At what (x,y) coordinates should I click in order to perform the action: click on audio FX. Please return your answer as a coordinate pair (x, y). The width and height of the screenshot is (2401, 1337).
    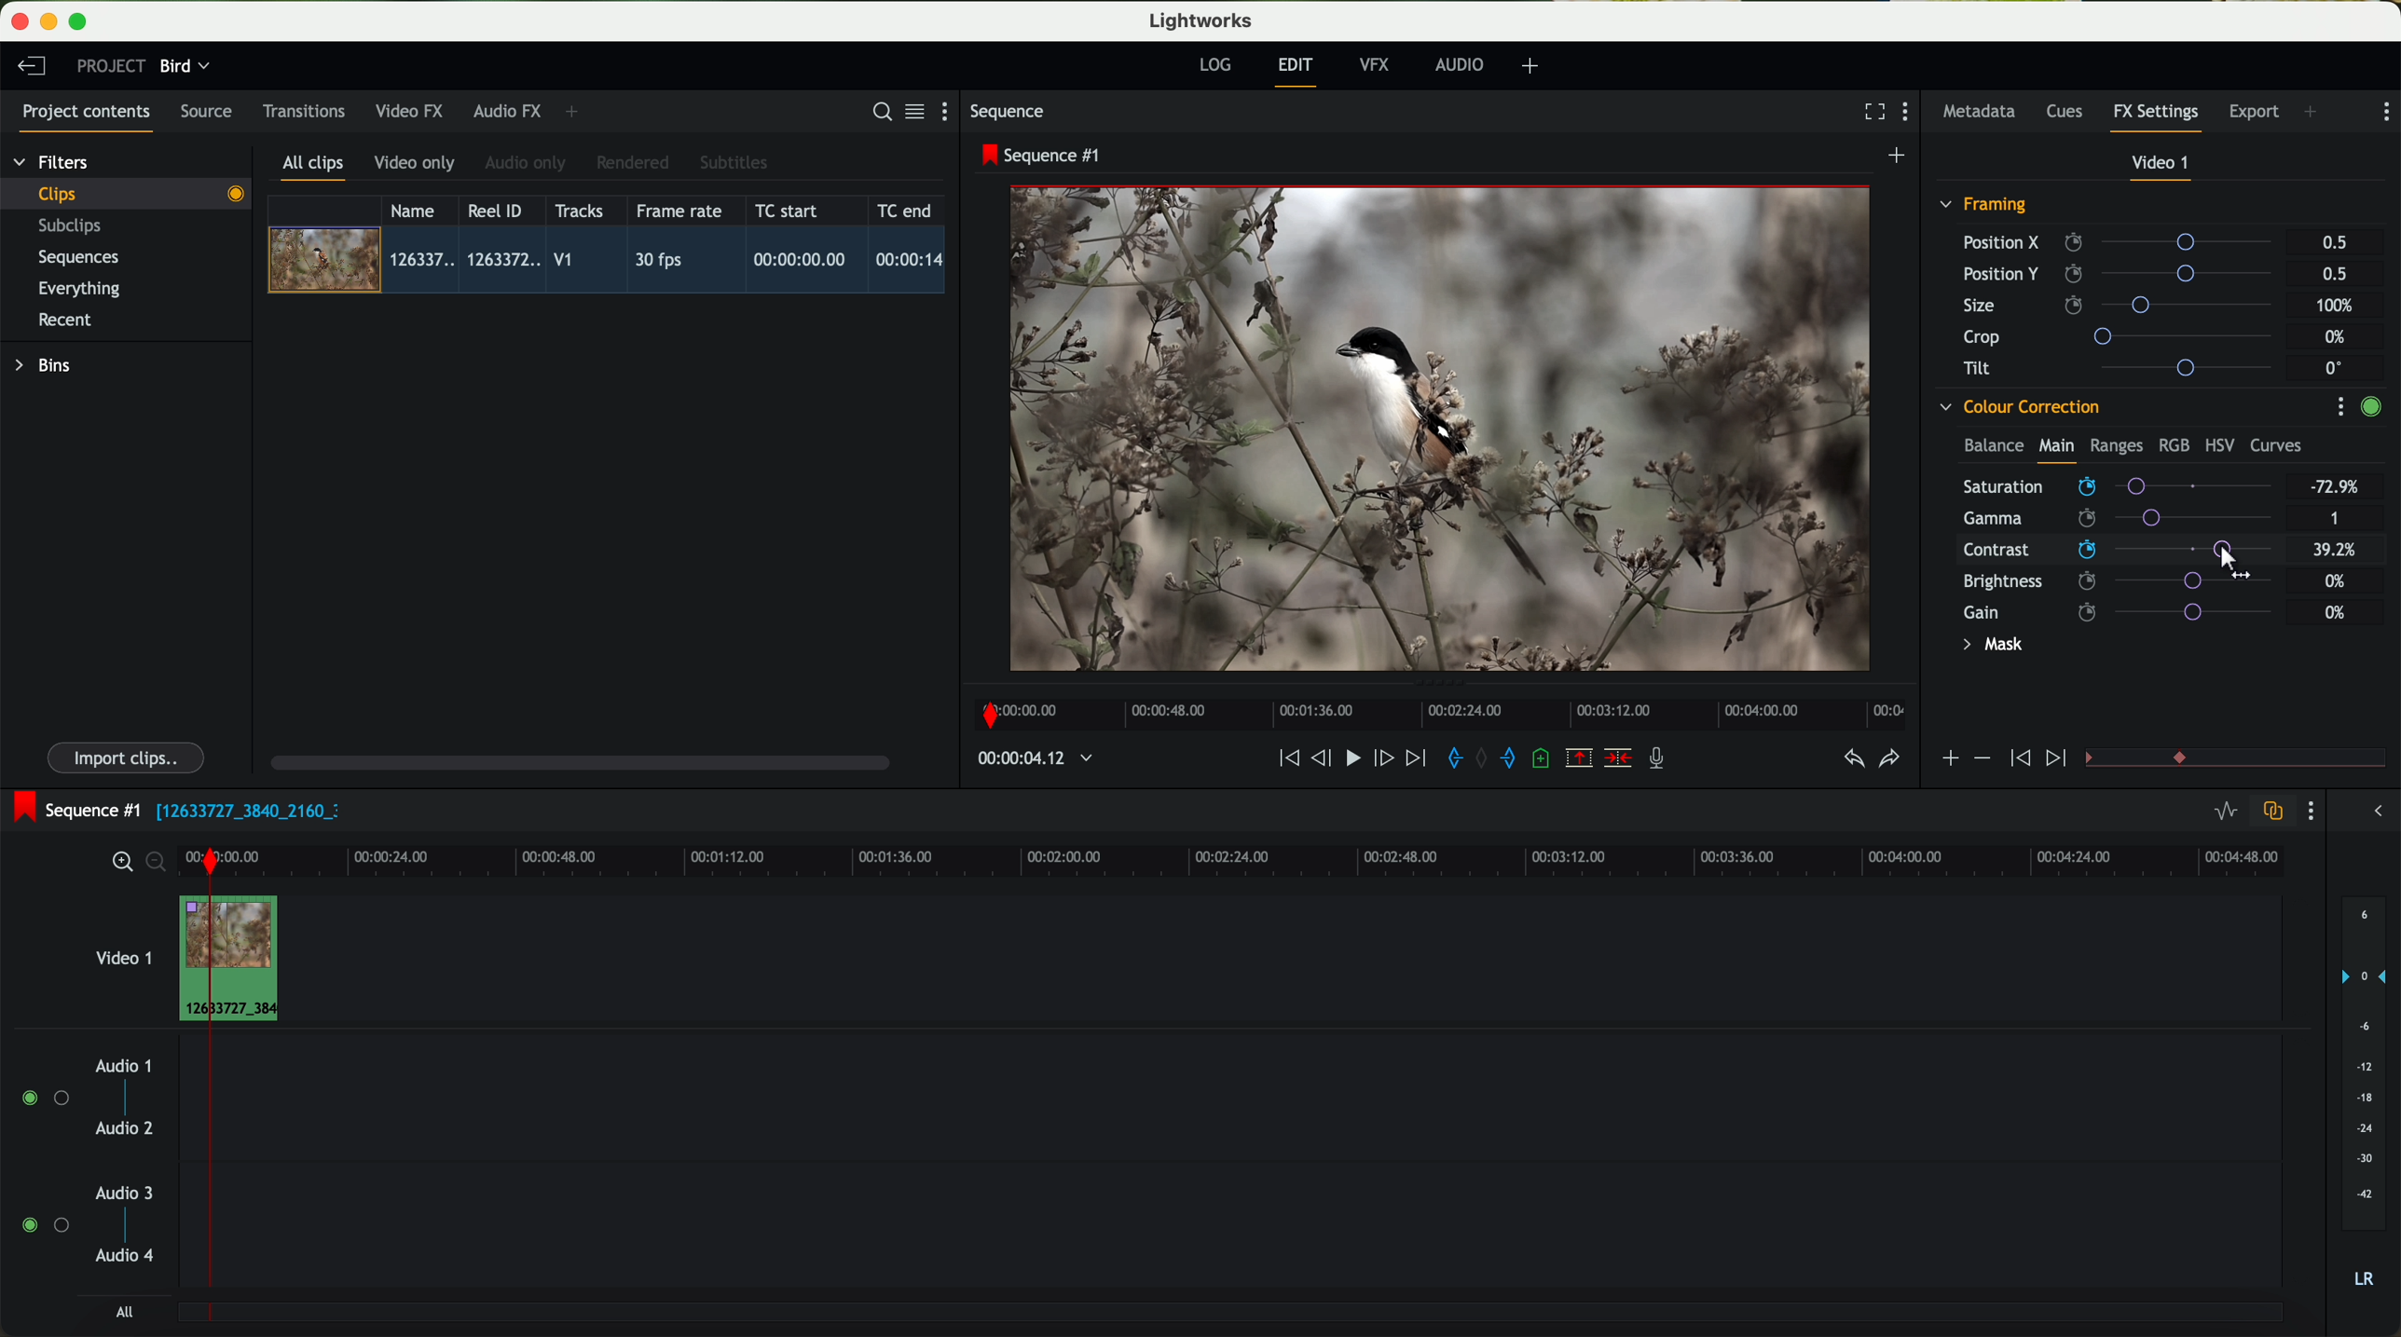
    Looking at the image, I should click on (508, 110).